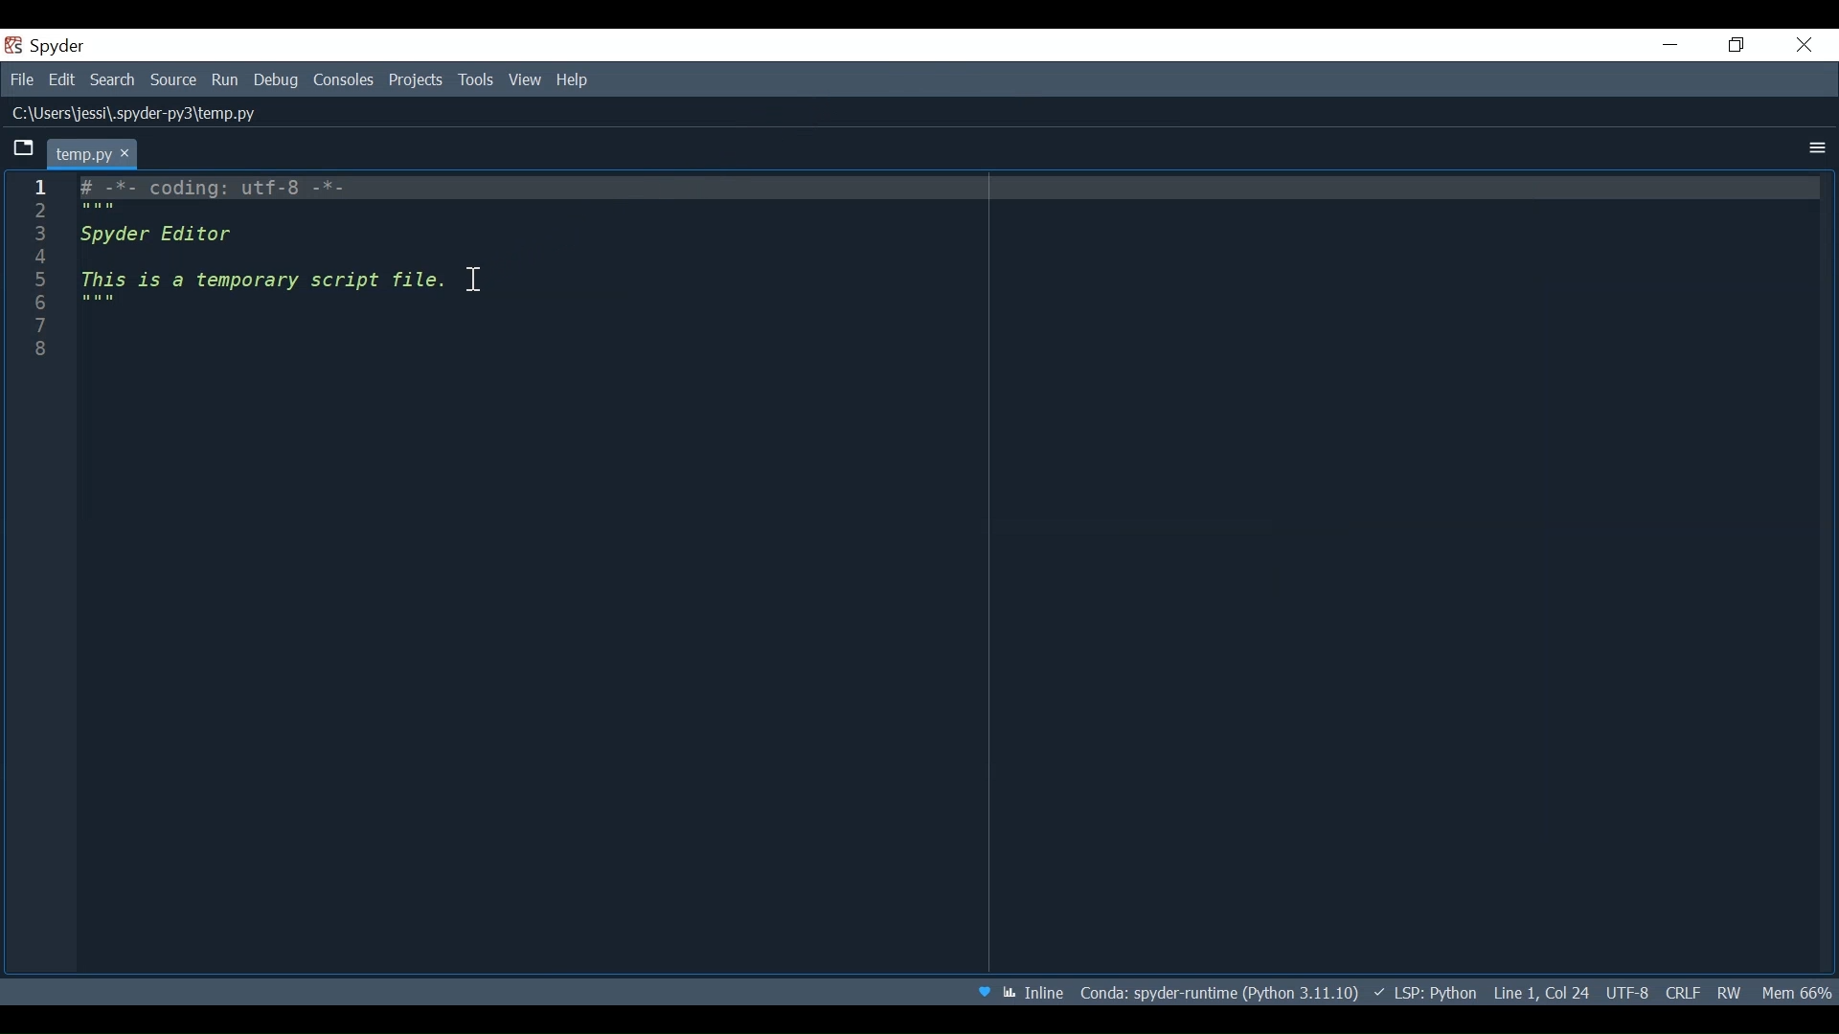  I want to click on File Path, so click(137, 114).